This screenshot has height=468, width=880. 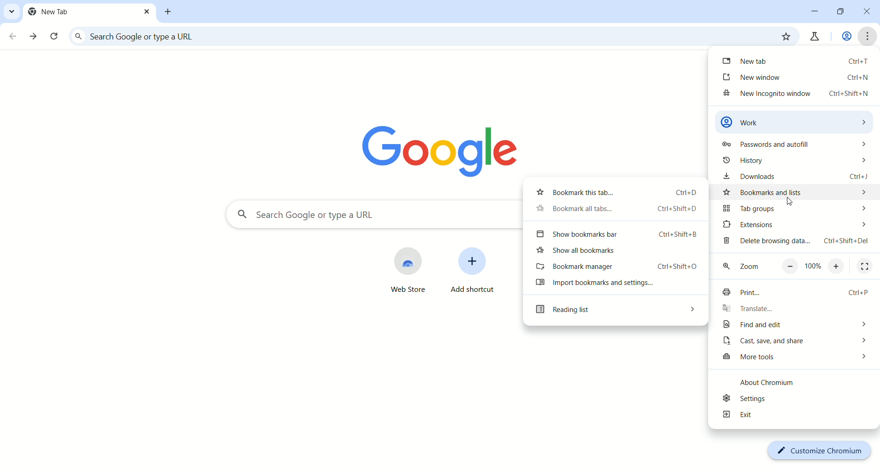 I want to click on password and autofill, so click(x=792, y=146).